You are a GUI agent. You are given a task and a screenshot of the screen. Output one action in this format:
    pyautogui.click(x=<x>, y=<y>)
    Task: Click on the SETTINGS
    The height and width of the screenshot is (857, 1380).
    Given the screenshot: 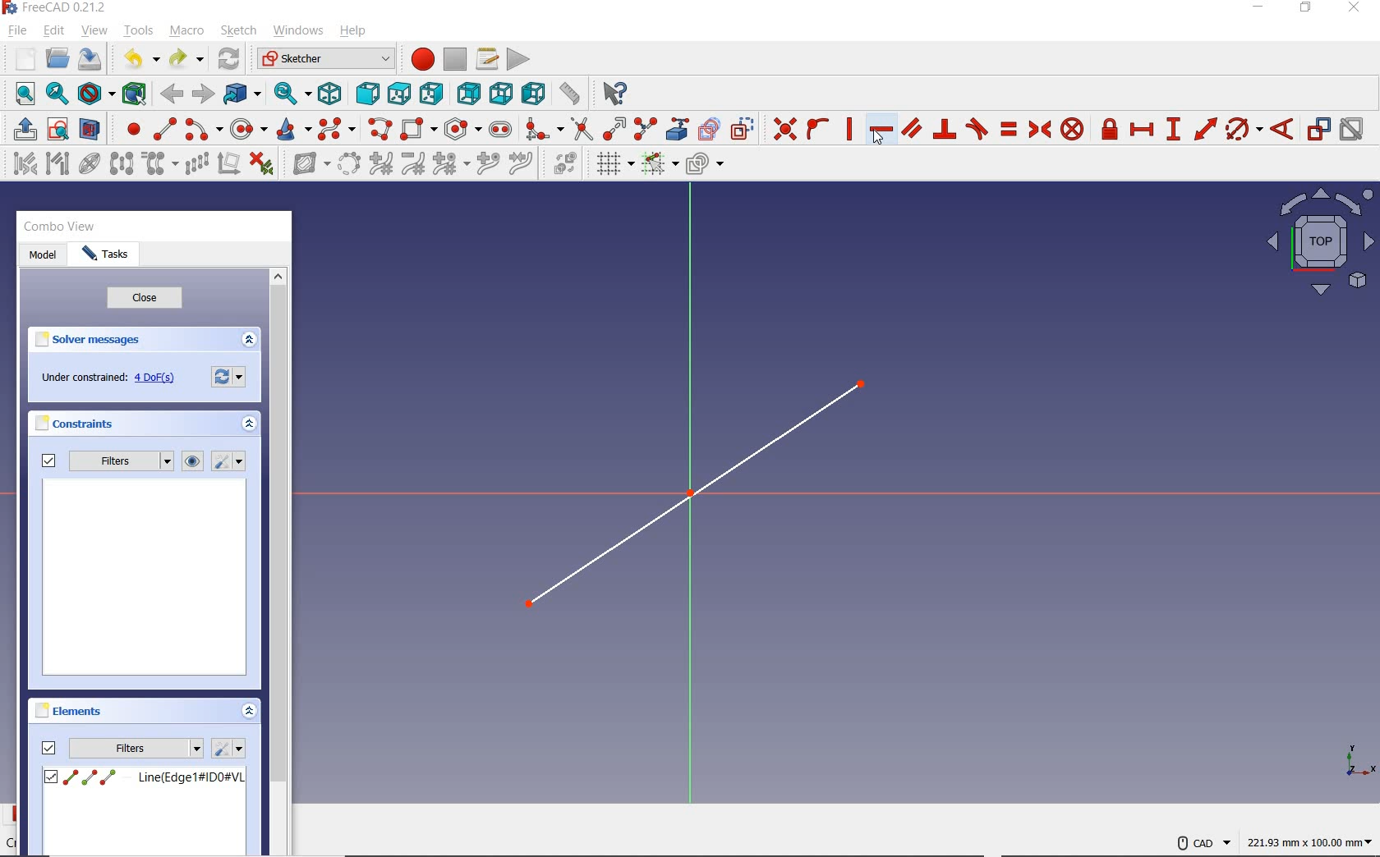 What is the action you would take?
    pyautogui.click(x=230, y=462)
    